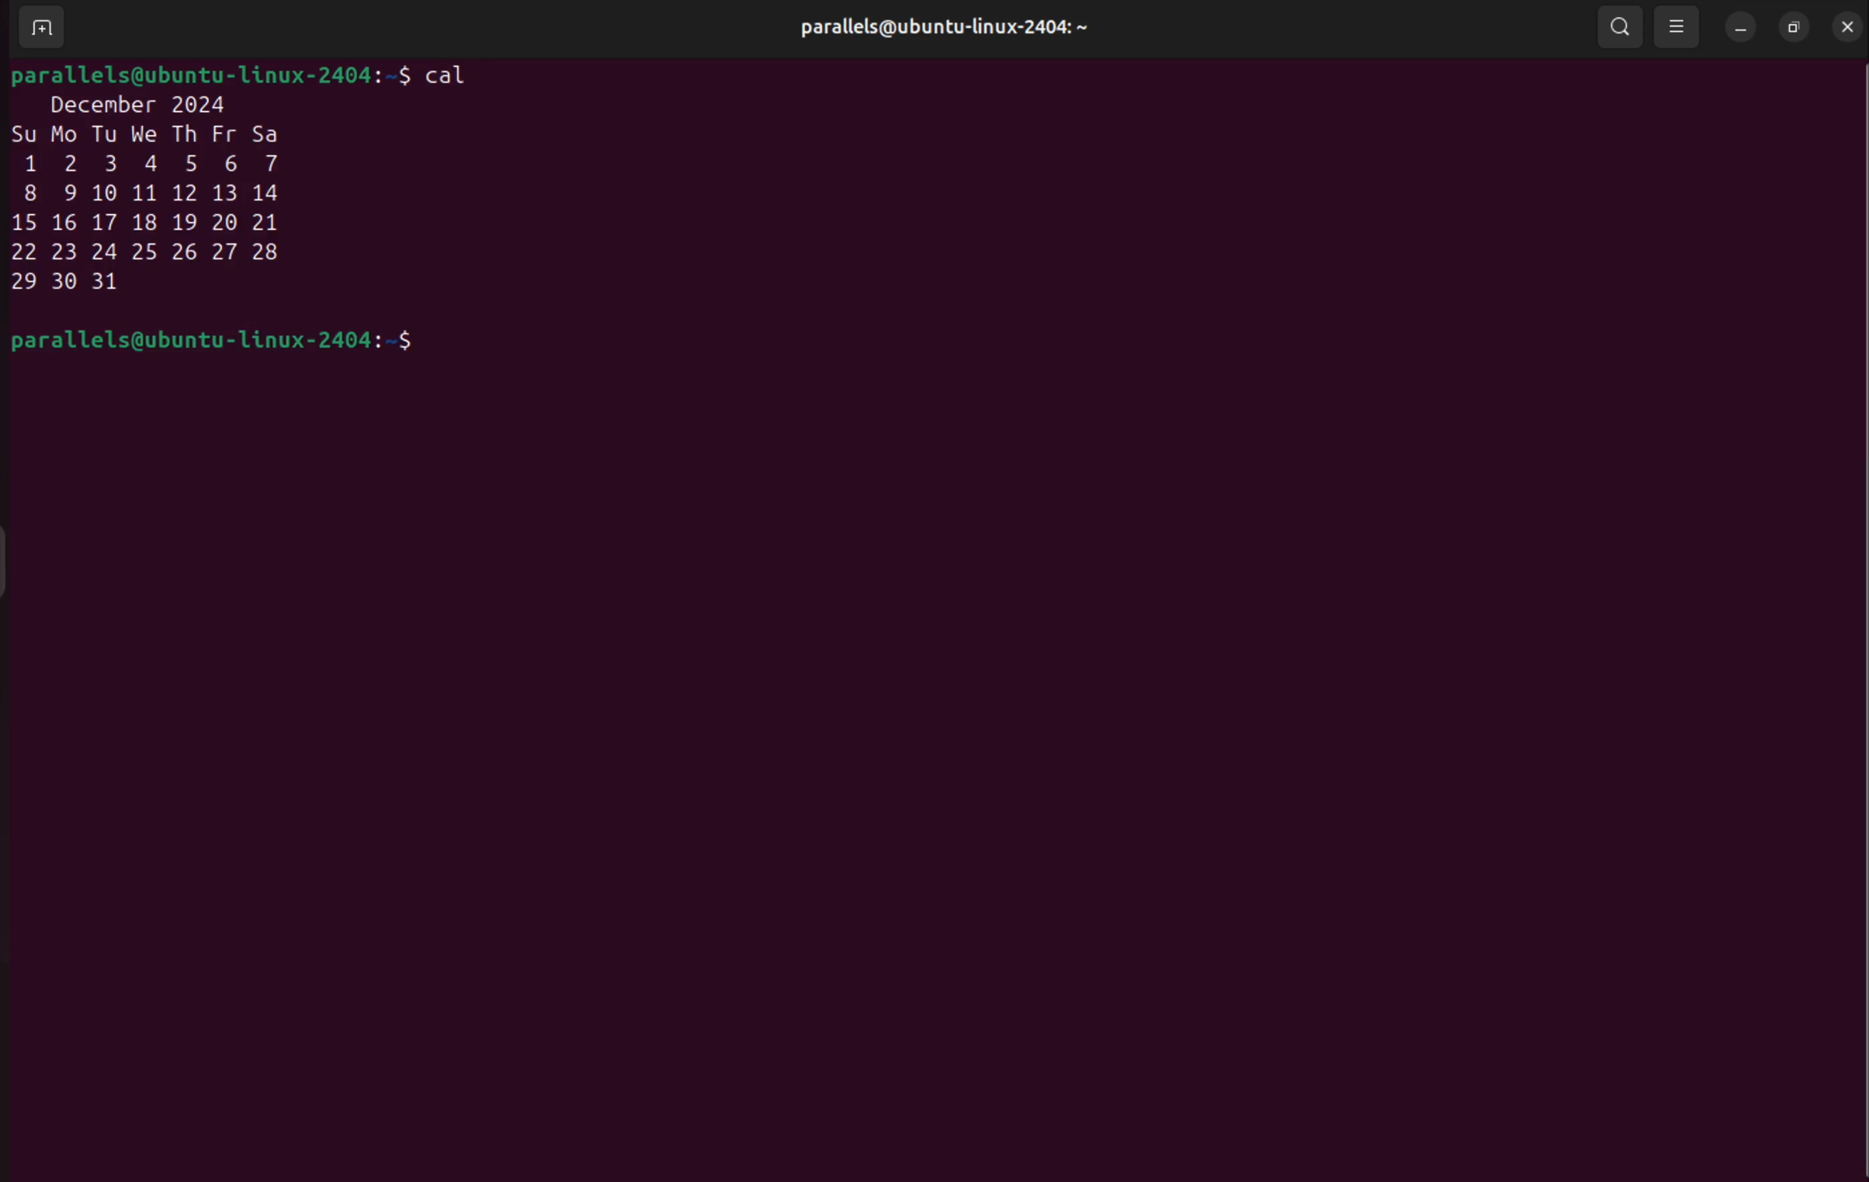 The height and width of the screenshot is (1182, 1869). Describe the element at coordinates (213, 343) in the screenshot. I see `parallels@ubuntu-1linux-2404:-$` at that location.